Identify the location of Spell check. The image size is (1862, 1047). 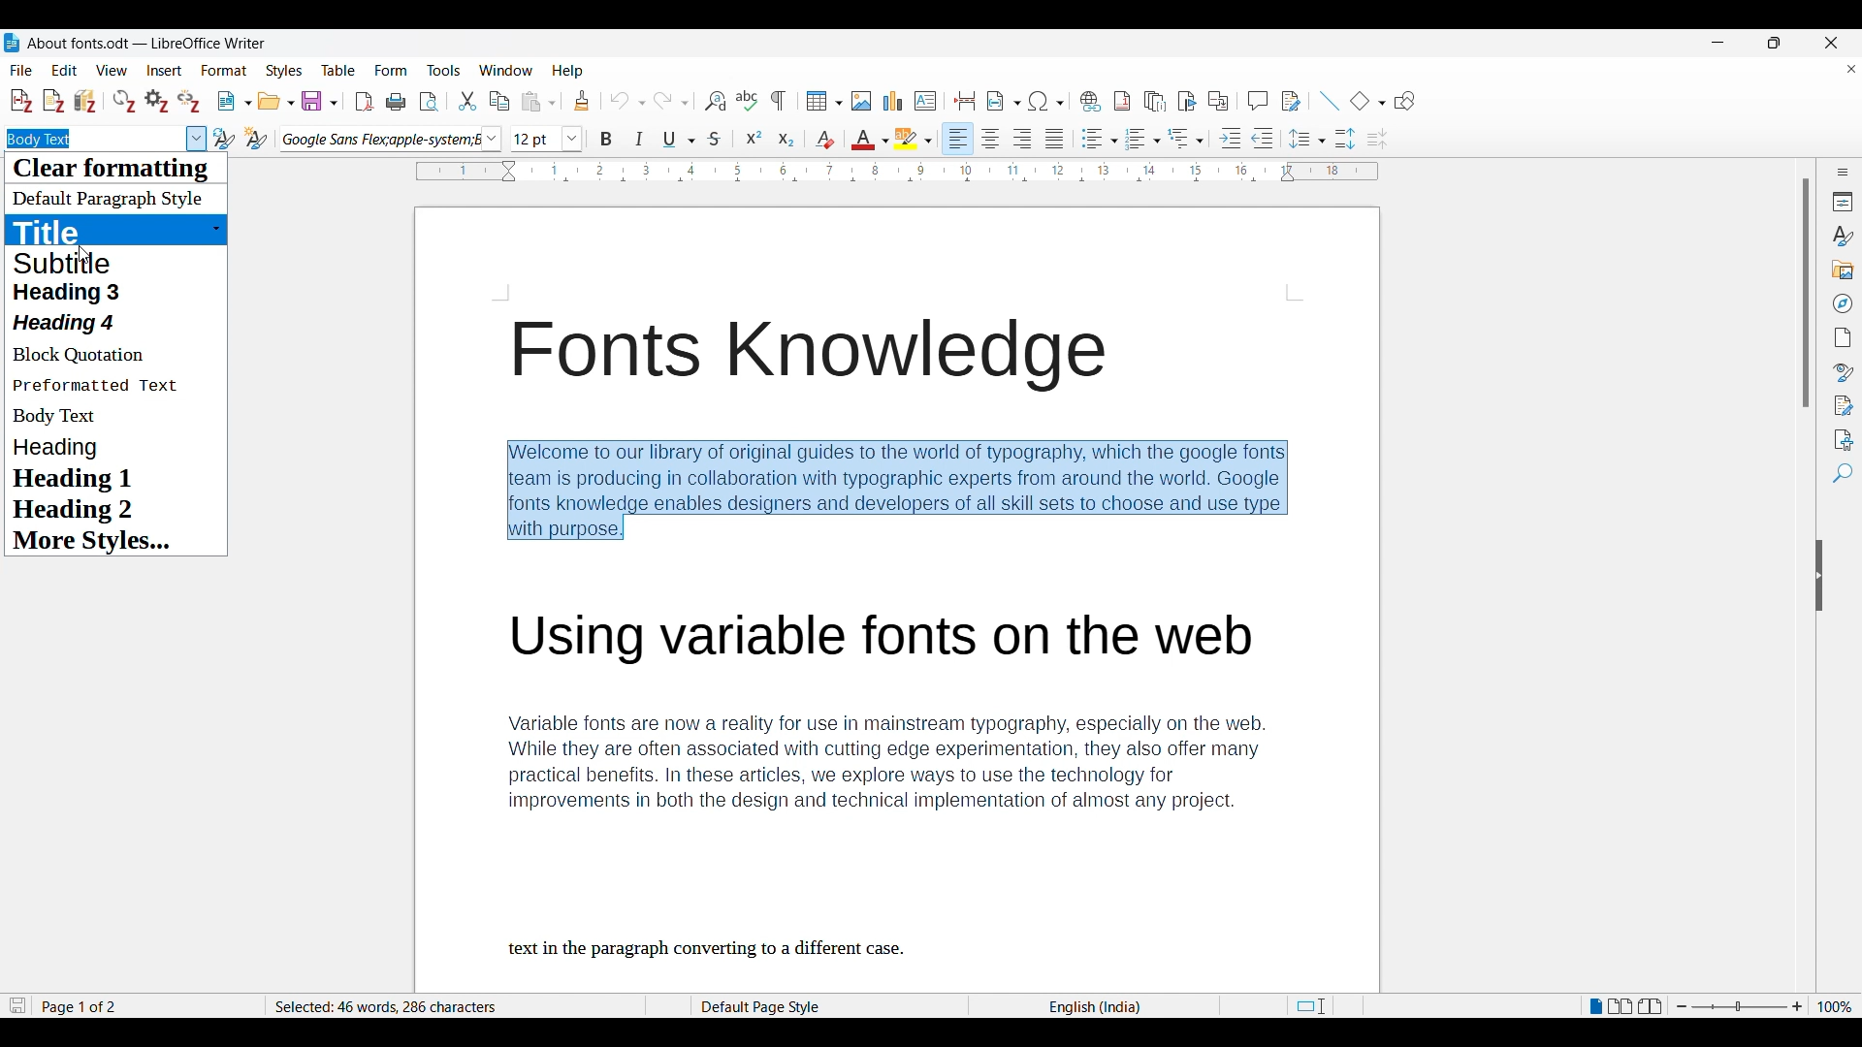
(747, 101).